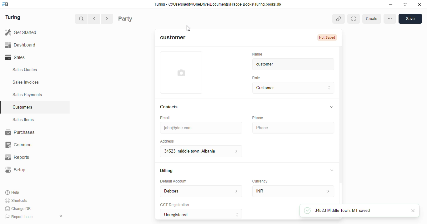  Describe the element at coordinates (31, 145) in the screenshot. I see `‘Common` at that location.